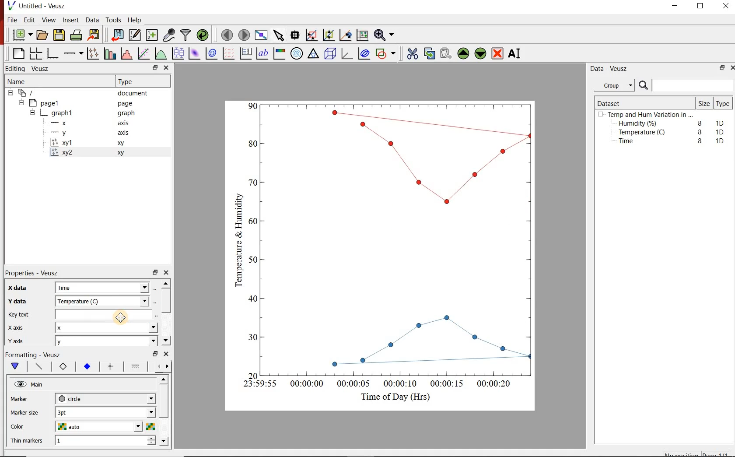 The width and height of the screenshot is (735, 457). I want to click on 3d graph, so click(348, 55).